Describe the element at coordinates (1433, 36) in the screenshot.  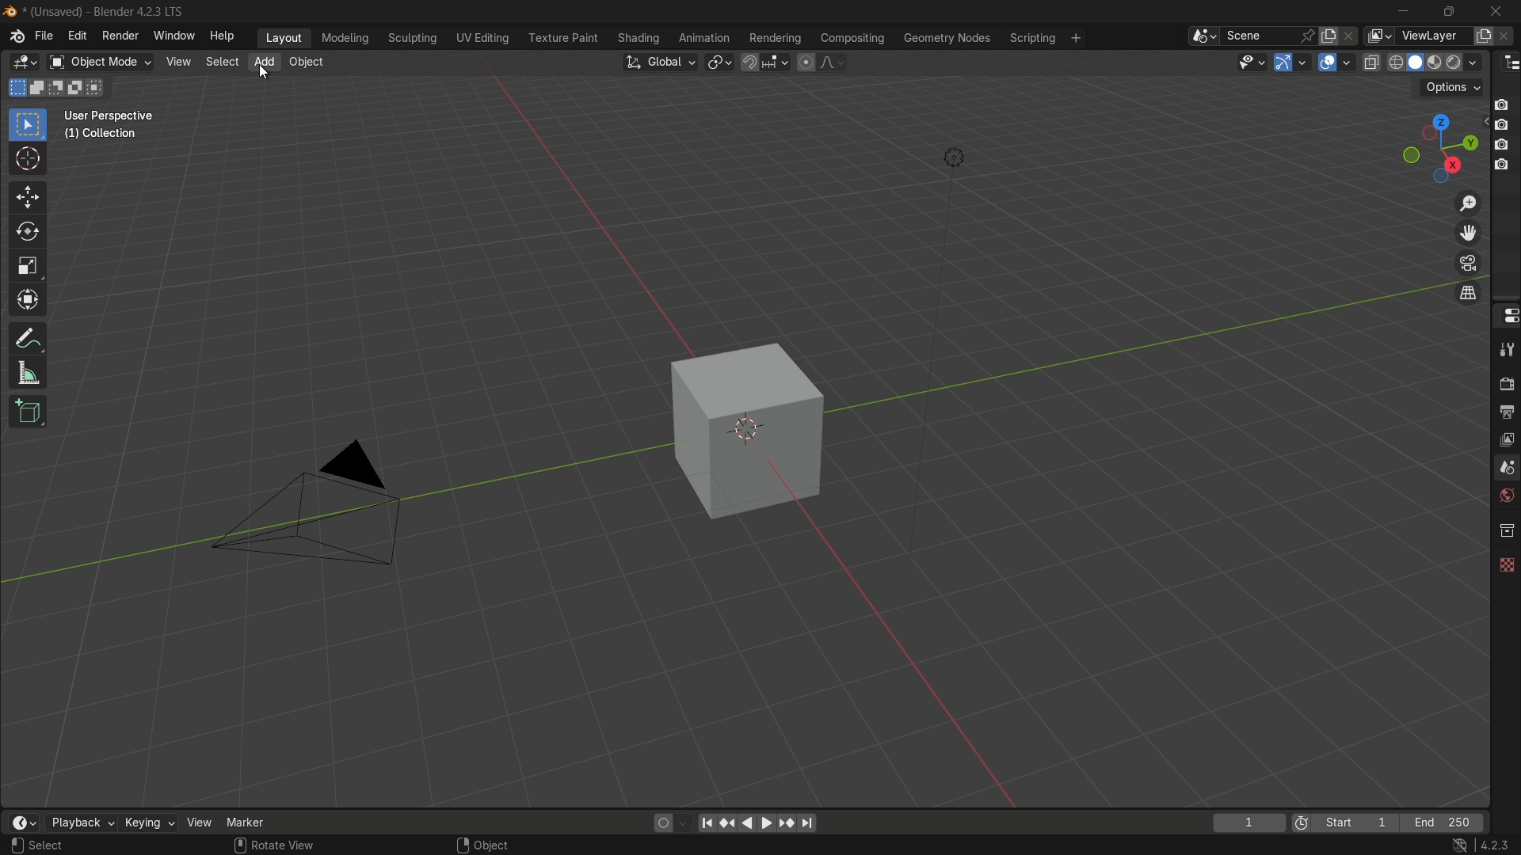
I see `view layer name` at that location.